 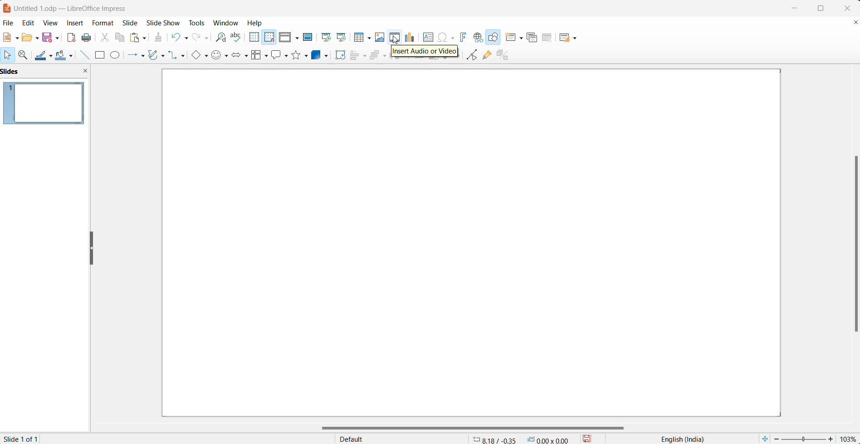 I want to click on undo, so click(x=176, y=38).